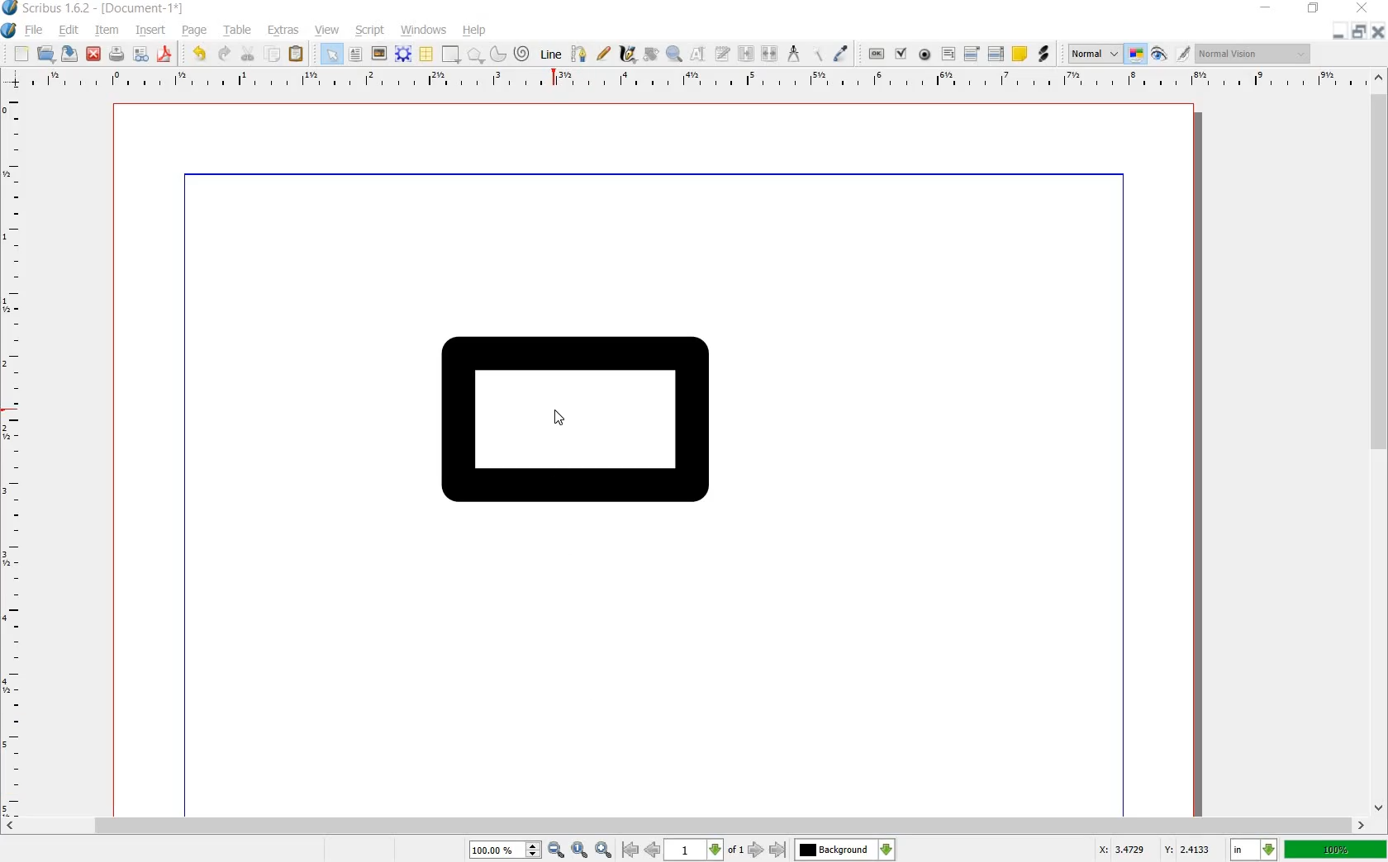 The width and height of the screenshot is (1388, 862). What do you see at coordinates (200, 53) in the screenshot?
I see `undo` at bounding box center [200, 53].